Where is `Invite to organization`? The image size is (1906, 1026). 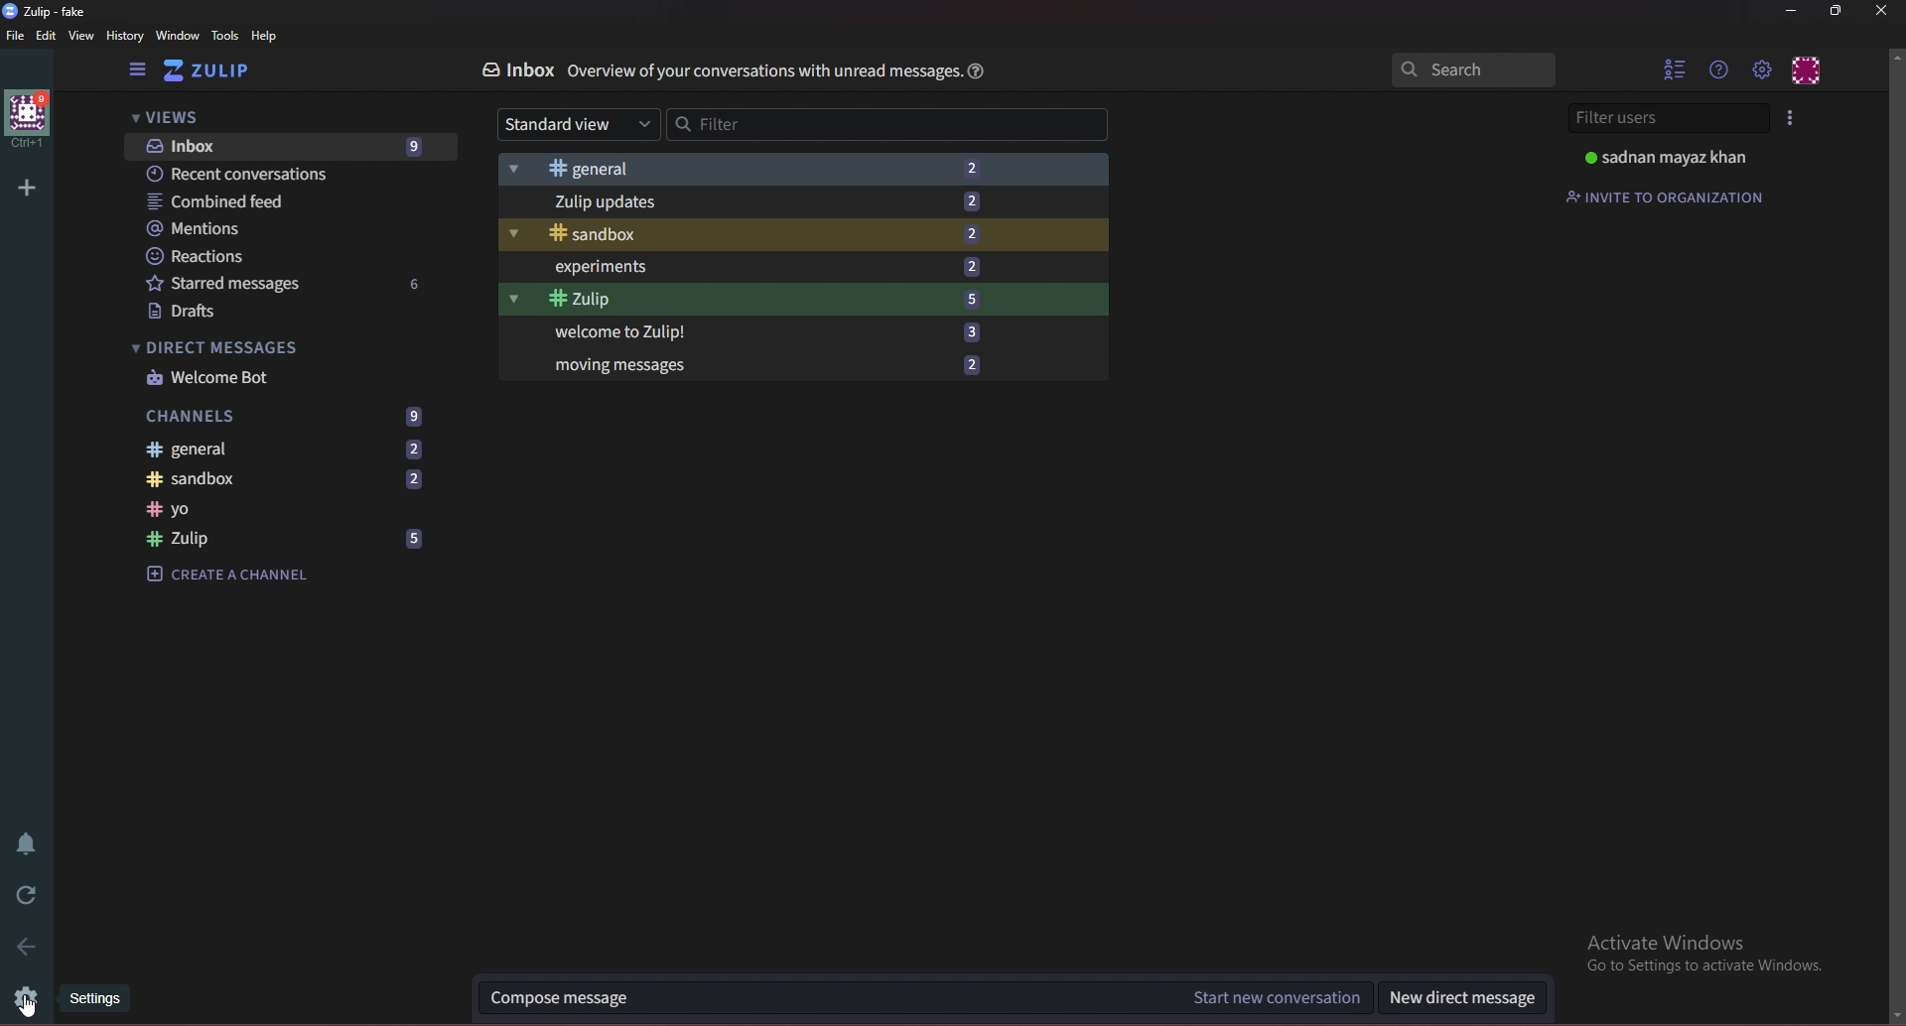 Invite to organization is located at coordinates (1669, 195).